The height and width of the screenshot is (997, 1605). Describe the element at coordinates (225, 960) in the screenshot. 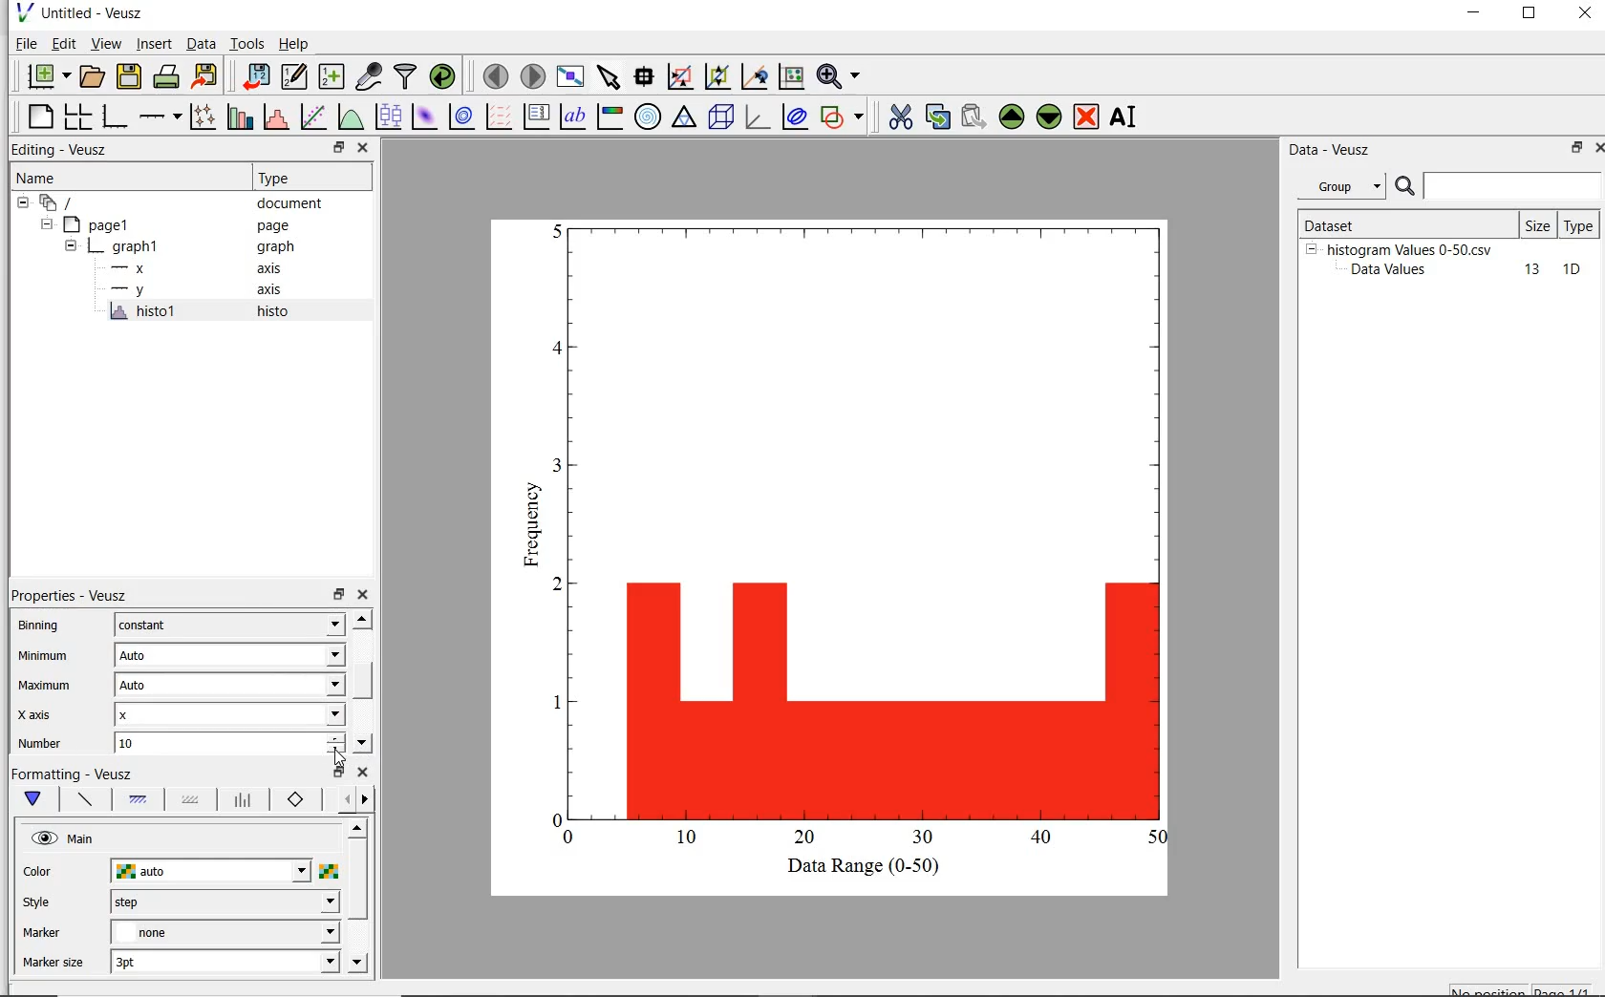

I see `3 pt ` at that location.